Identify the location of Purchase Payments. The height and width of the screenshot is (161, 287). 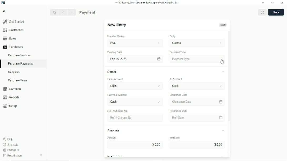
(98, 12).